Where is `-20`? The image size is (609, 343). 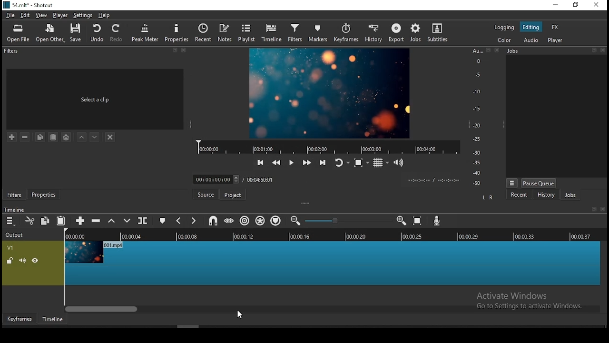
-20 is located at coordinates (477, 125).